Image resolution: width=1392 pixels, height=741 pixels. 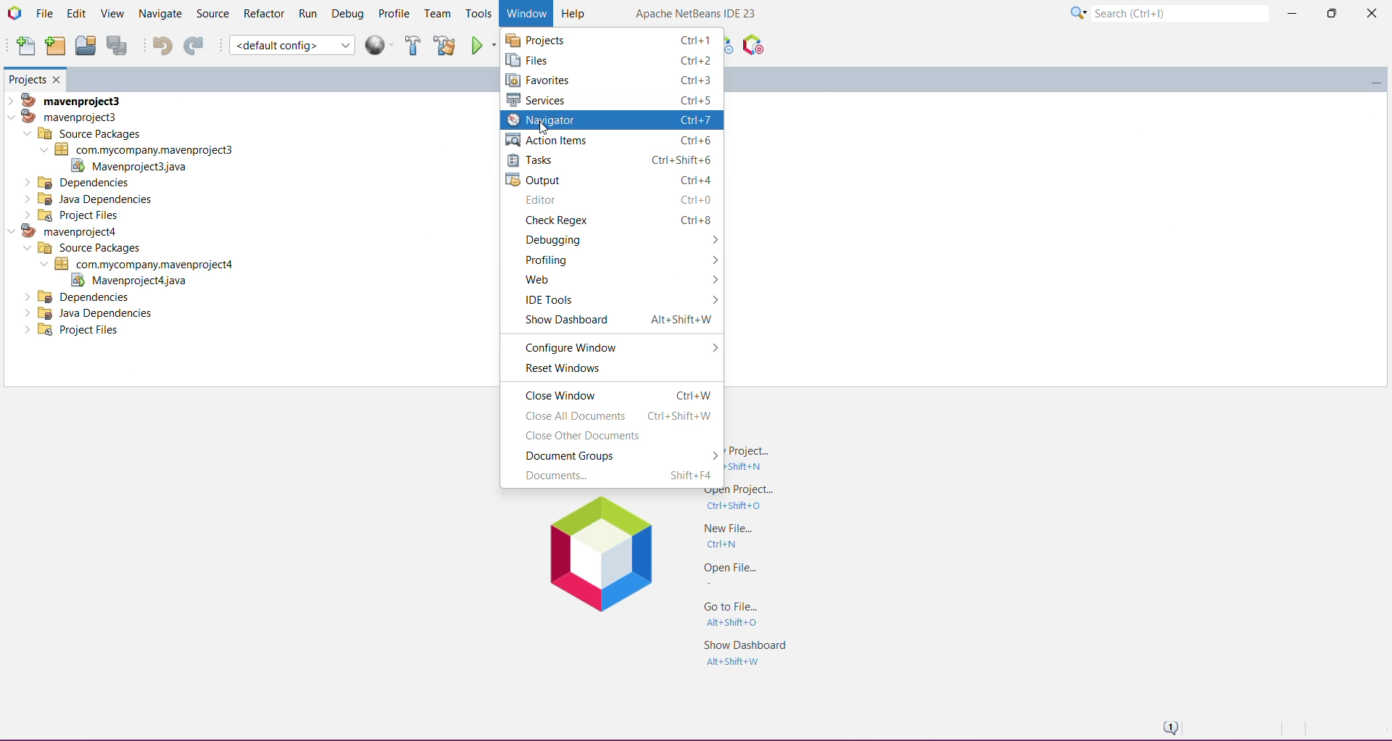 What do you see at coordinates (484, 45) in the screenshot?
I see `Run Main Project` at bounding box center [484, 45].